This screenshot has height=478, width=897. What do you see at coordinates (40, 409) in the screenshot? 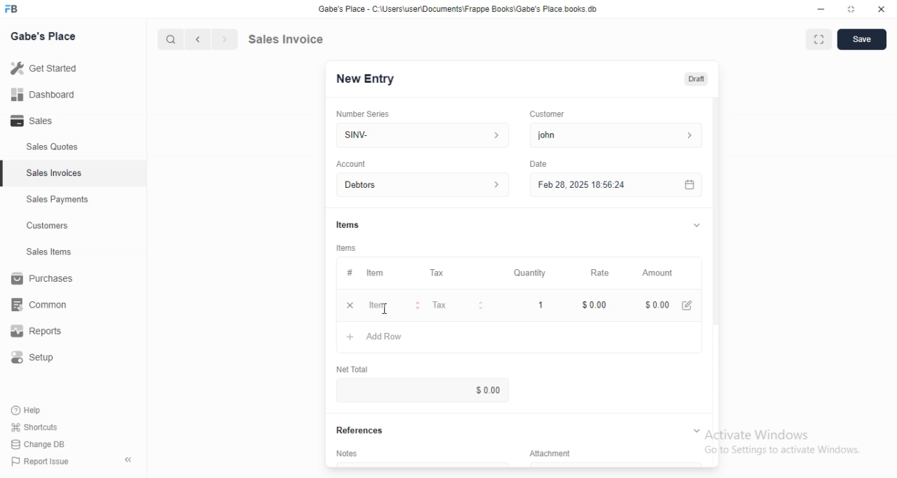
I see `Help` at bounding box center [40, 409].